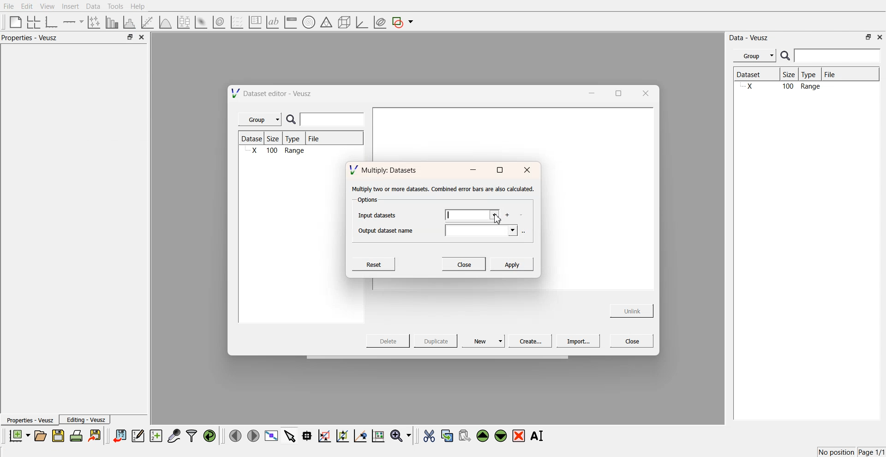 The image size is (886, 457). I want to click on image color bar, so click(290, 23).